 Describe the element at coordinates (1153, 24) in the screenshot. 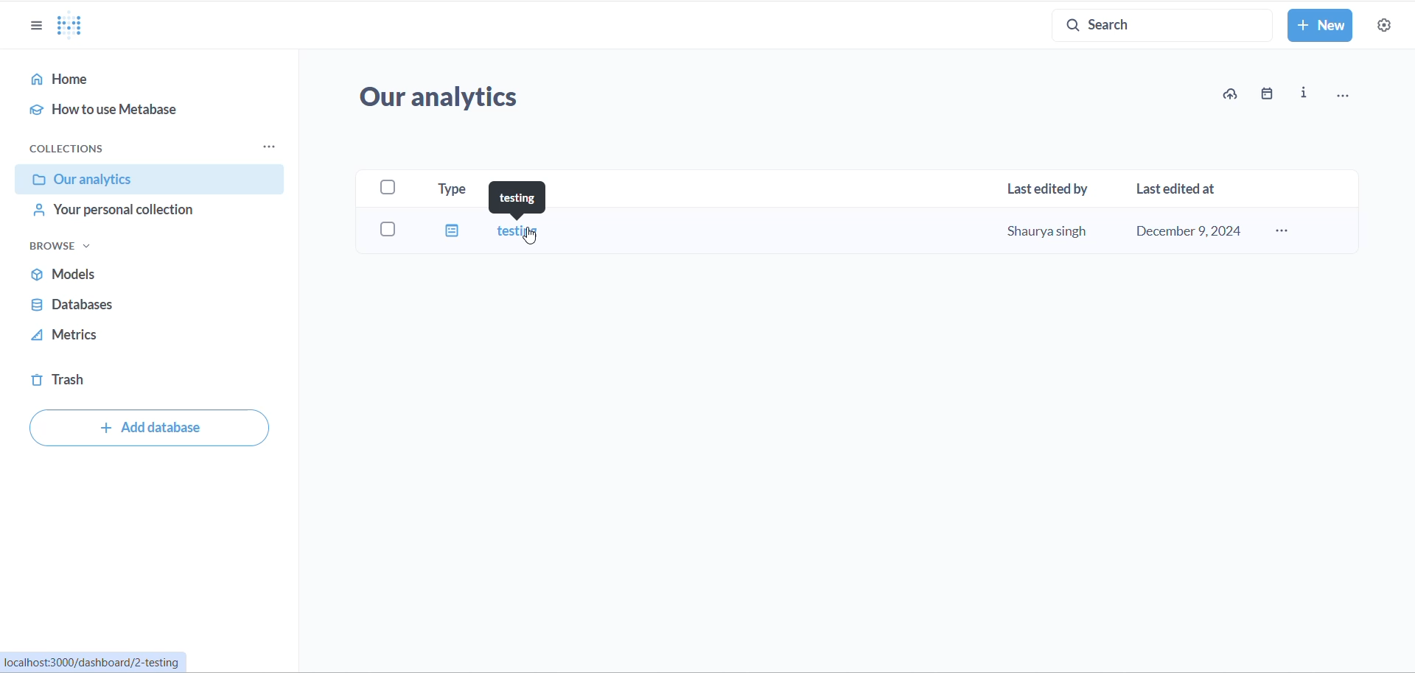

I see `search` at that location.